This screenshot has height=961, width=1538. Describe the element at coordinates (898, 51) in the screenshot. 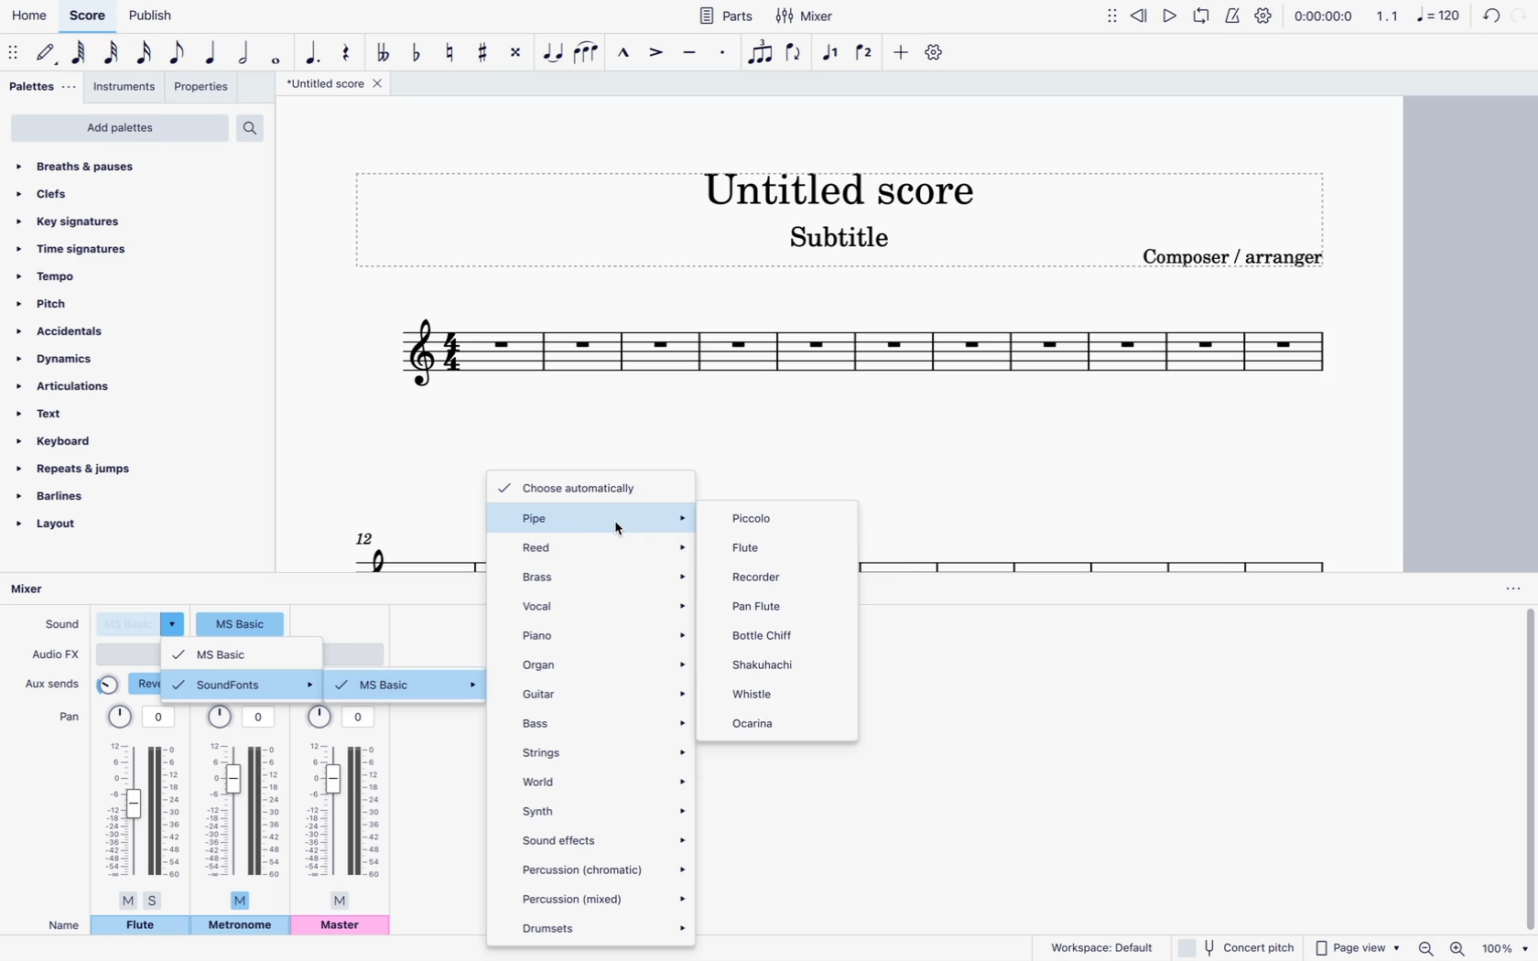

I see `more` at that location.